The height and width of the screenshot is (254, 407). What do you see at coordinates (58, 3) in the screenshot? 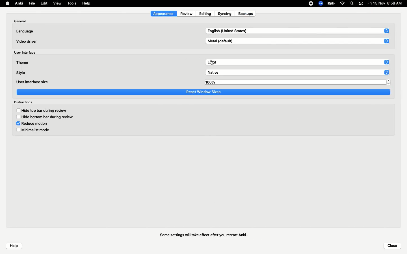
I see `View` at bounding box center [58, 3].